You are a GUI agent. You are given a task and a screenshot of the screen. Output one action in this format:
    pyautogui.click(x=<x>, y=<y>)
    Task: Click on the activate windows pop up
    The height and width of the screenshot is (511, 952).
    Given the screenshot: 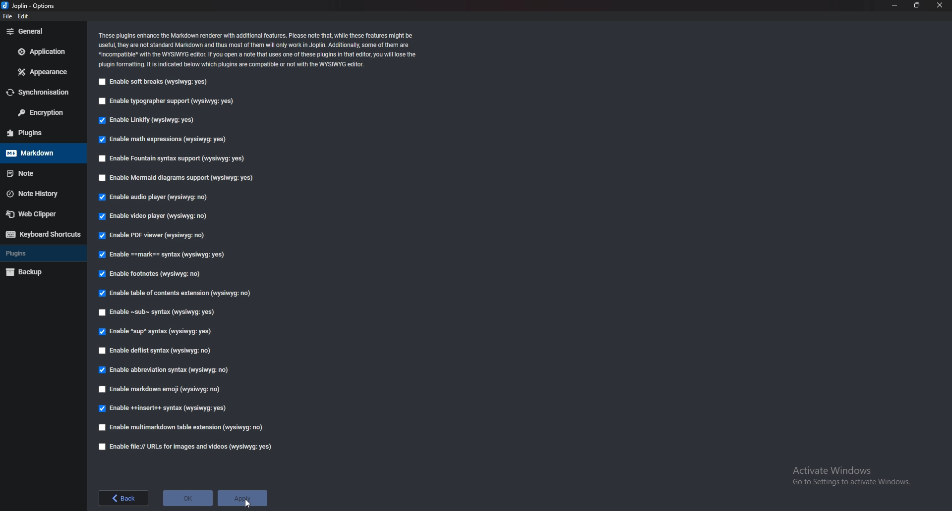 What is the action you would take?
    pyautogui.click(x=852, y=478)
    